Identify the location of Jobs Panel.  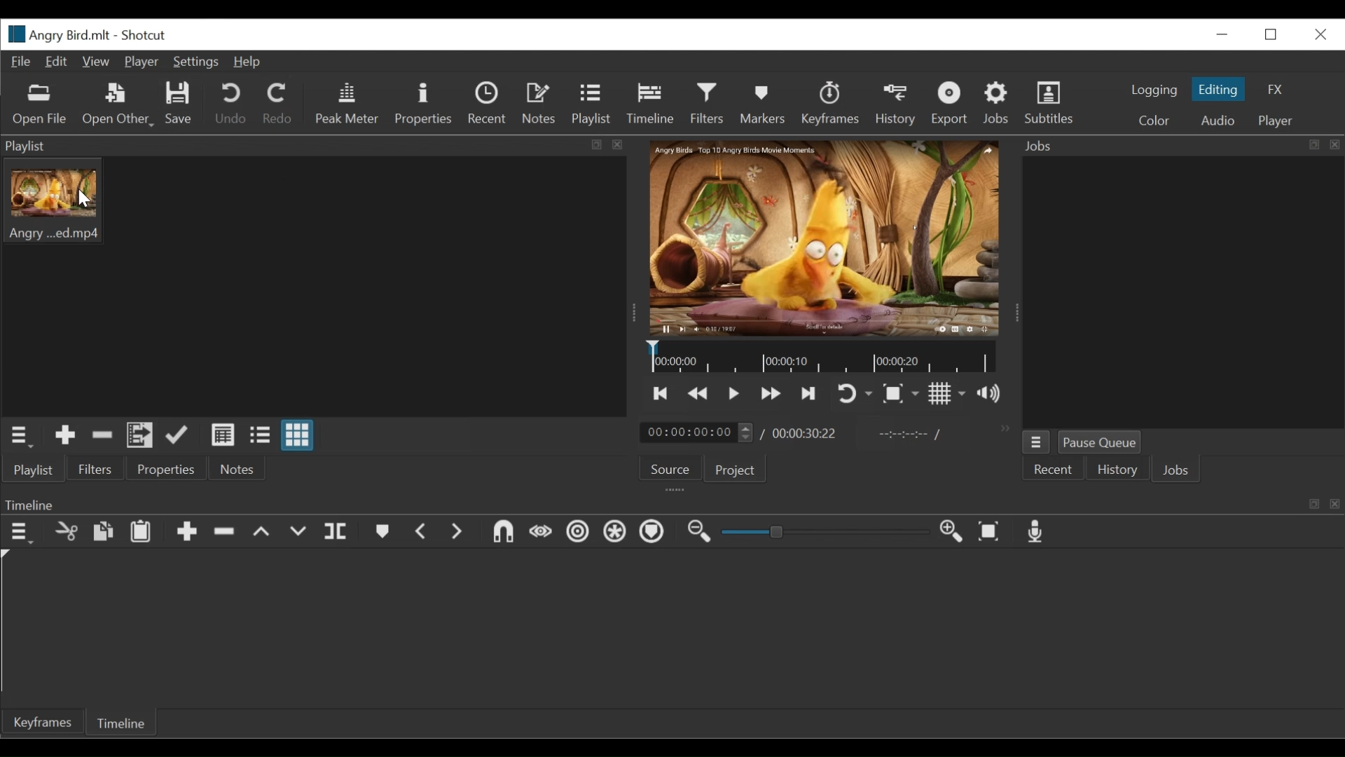
(1182, 146).